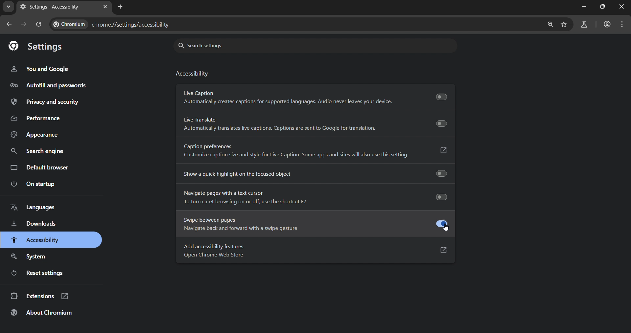 This screenshot has width=631, height=333. Describe the element at coordinates (42, 274) in the screenshot. I see `reset settings` at that location.